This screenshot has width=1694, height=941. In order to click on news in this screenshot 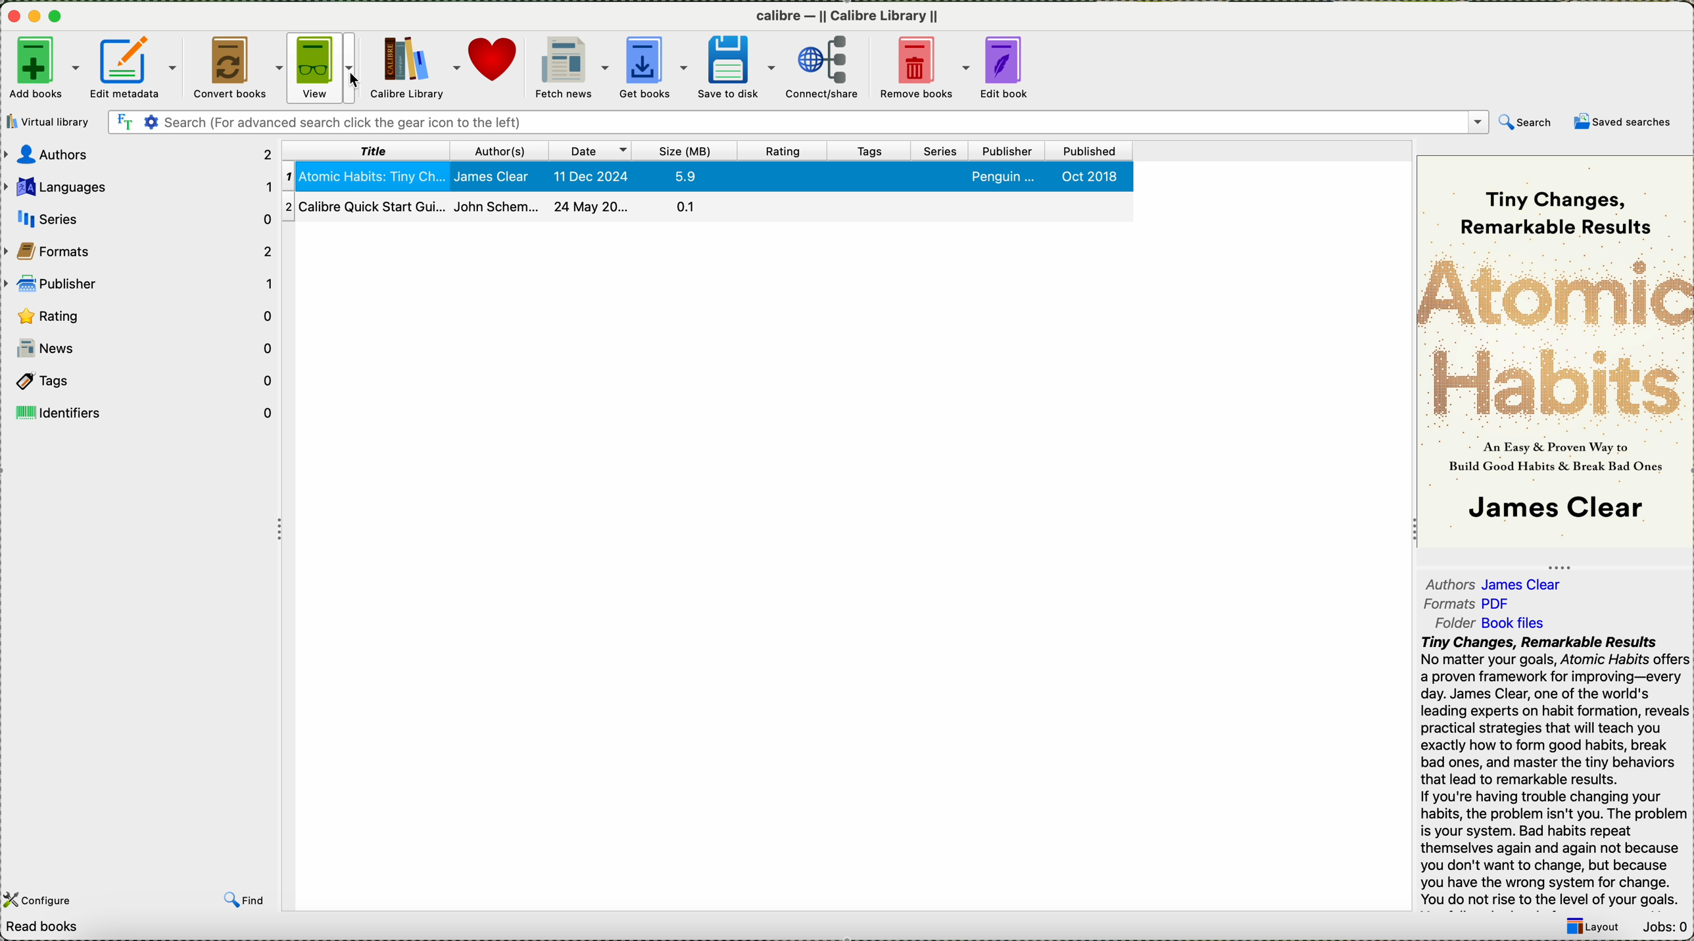, I will do `click(145, 349)`.